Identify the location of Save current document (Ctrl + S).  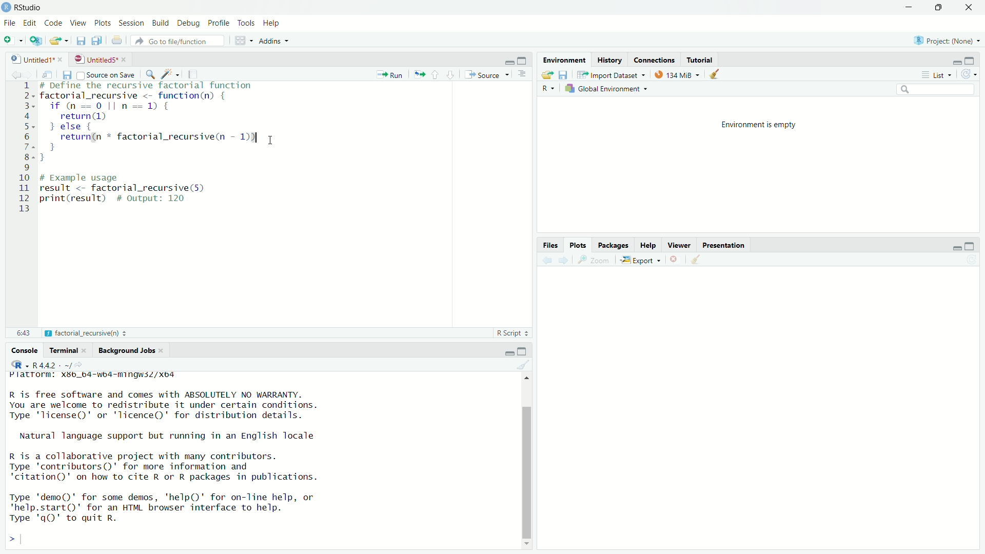
(67, 74).